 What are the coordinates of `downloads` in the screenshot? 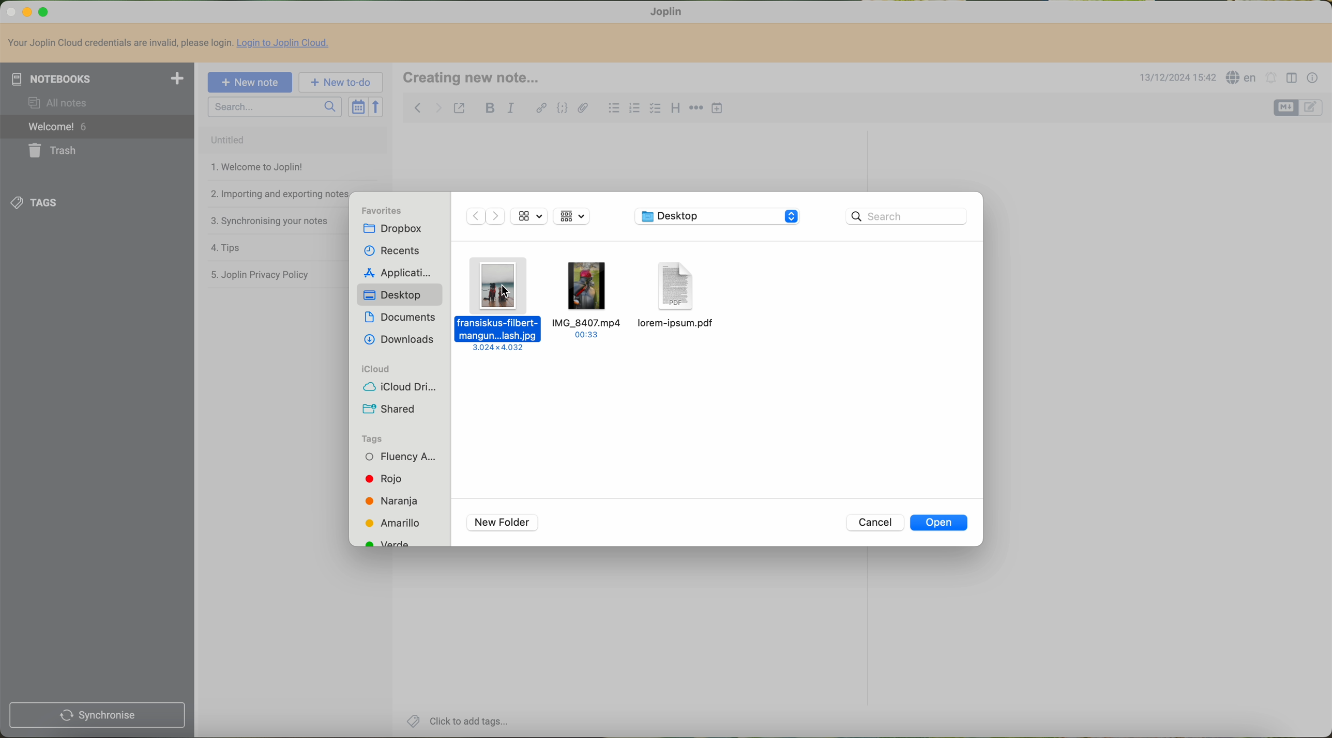 It's located at (400, 340).